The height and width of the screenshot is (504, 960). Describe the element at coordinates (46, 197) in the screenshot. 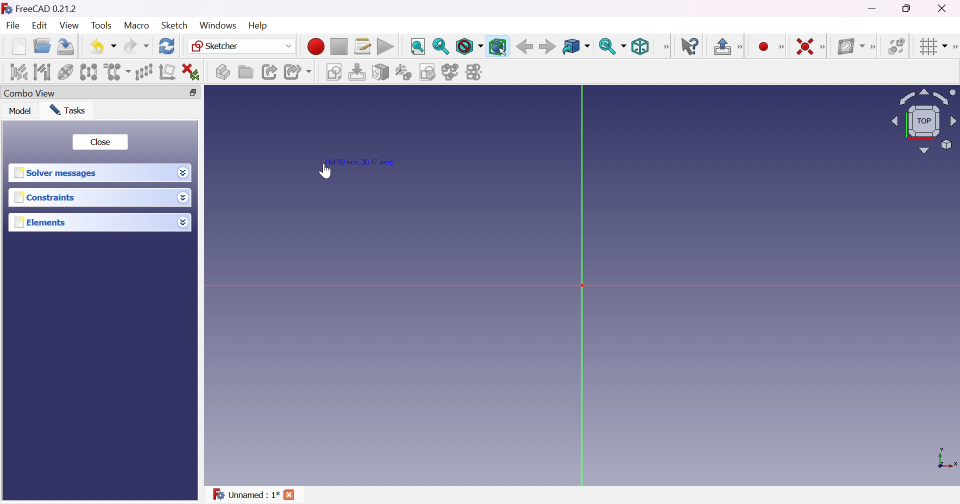

I see `Constraints` at that location.